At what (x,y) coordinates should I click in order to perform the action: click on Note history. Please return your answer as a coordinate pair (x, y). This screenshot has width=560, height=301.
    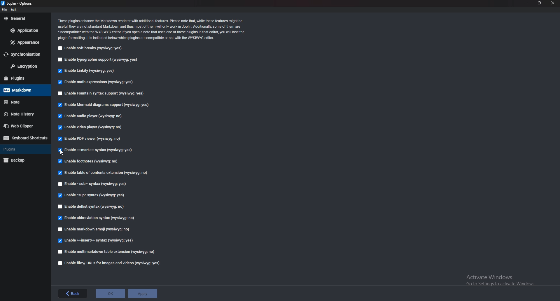
    Looking at the image, I should click on (23, 114).